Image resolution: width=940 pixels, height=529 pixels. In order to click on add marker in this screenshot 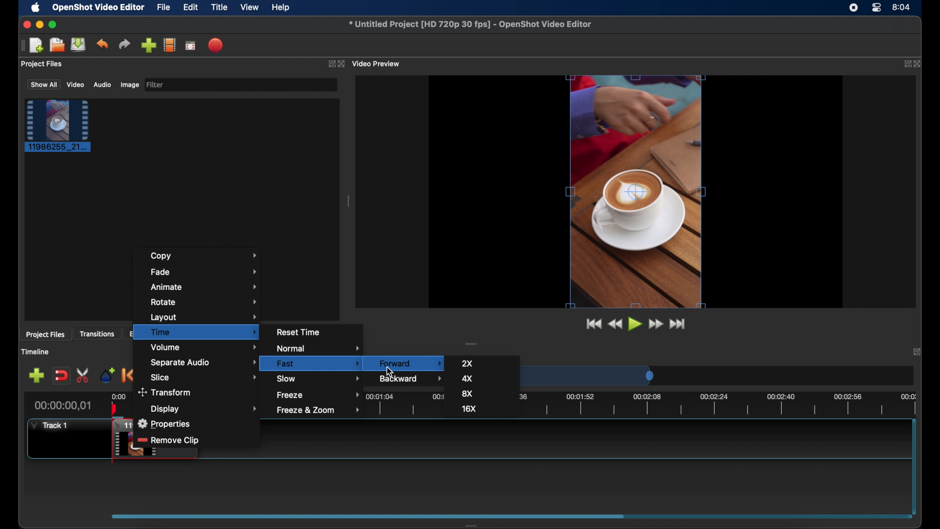, I will do `click(108, 375)`.